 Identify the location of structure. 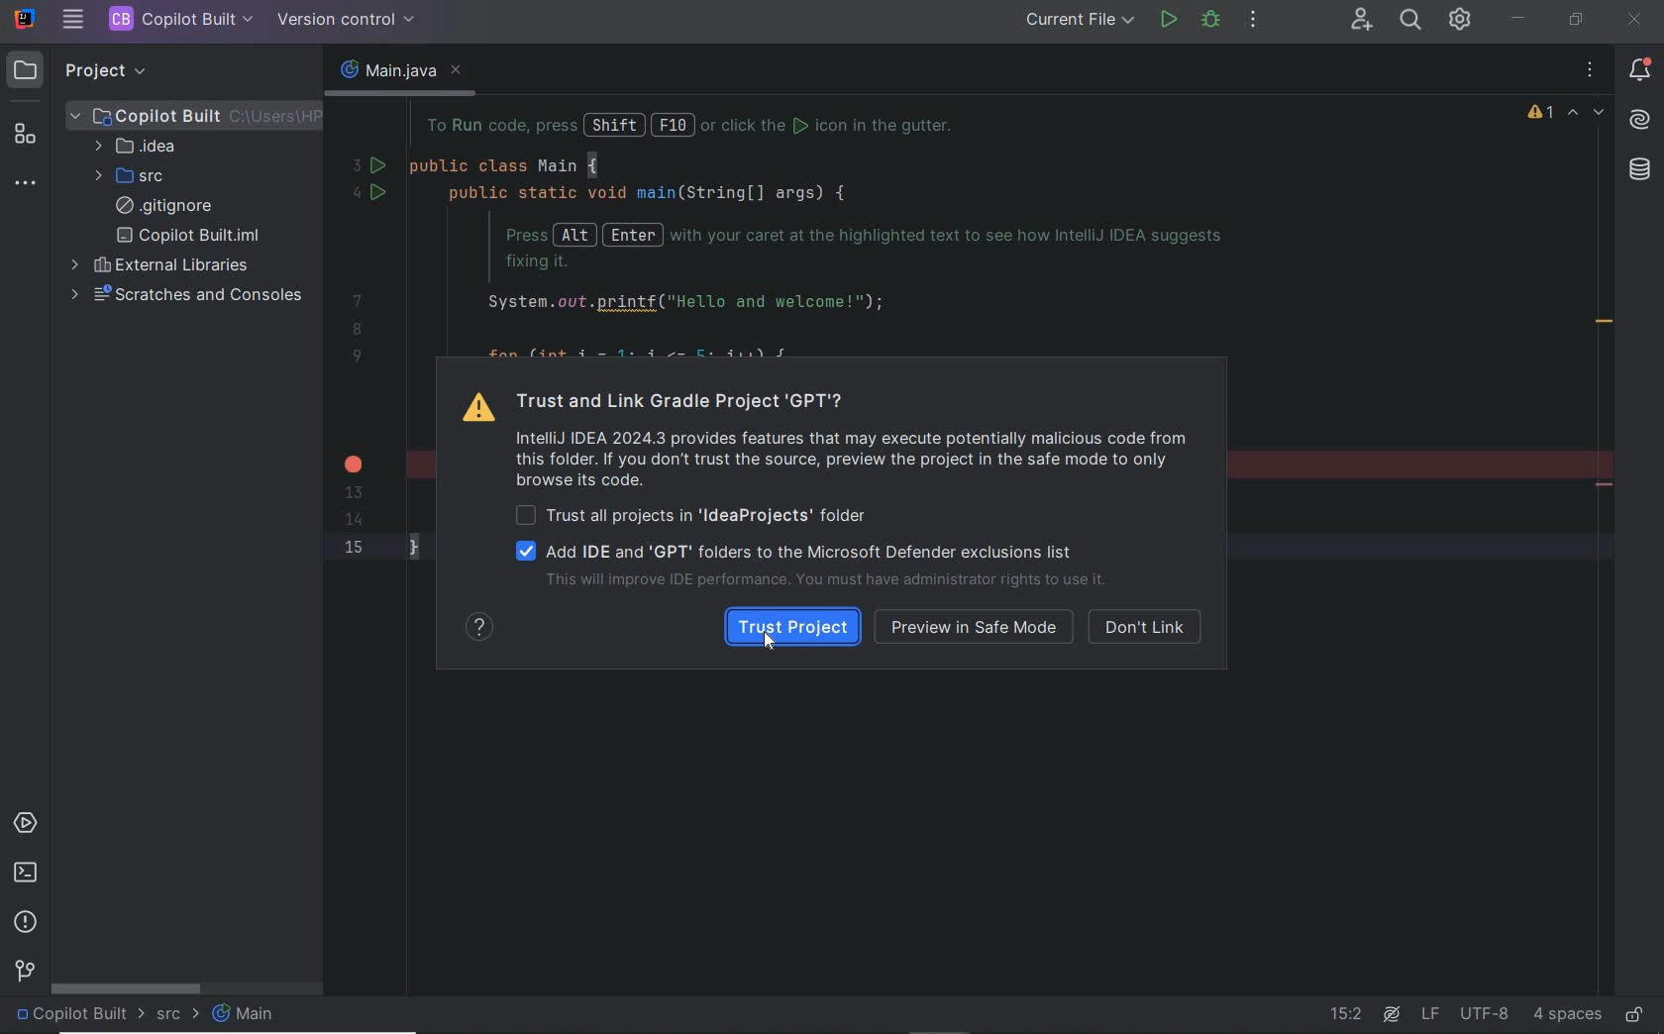
(28, 138).